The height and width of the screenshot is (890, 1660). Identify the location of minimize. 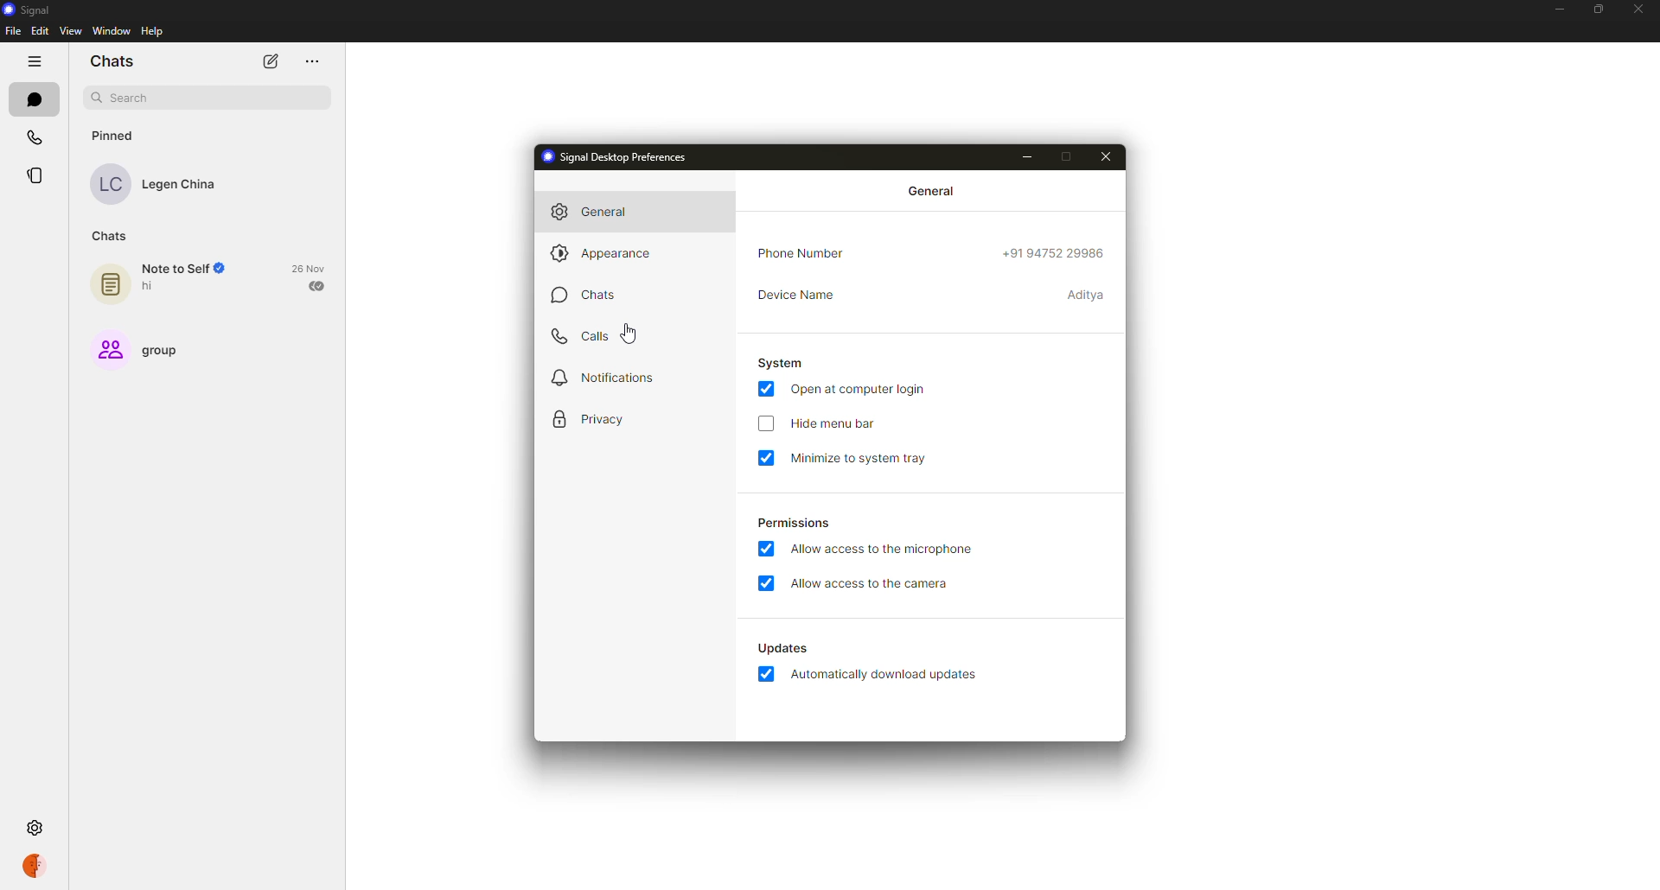
(1559, 9).